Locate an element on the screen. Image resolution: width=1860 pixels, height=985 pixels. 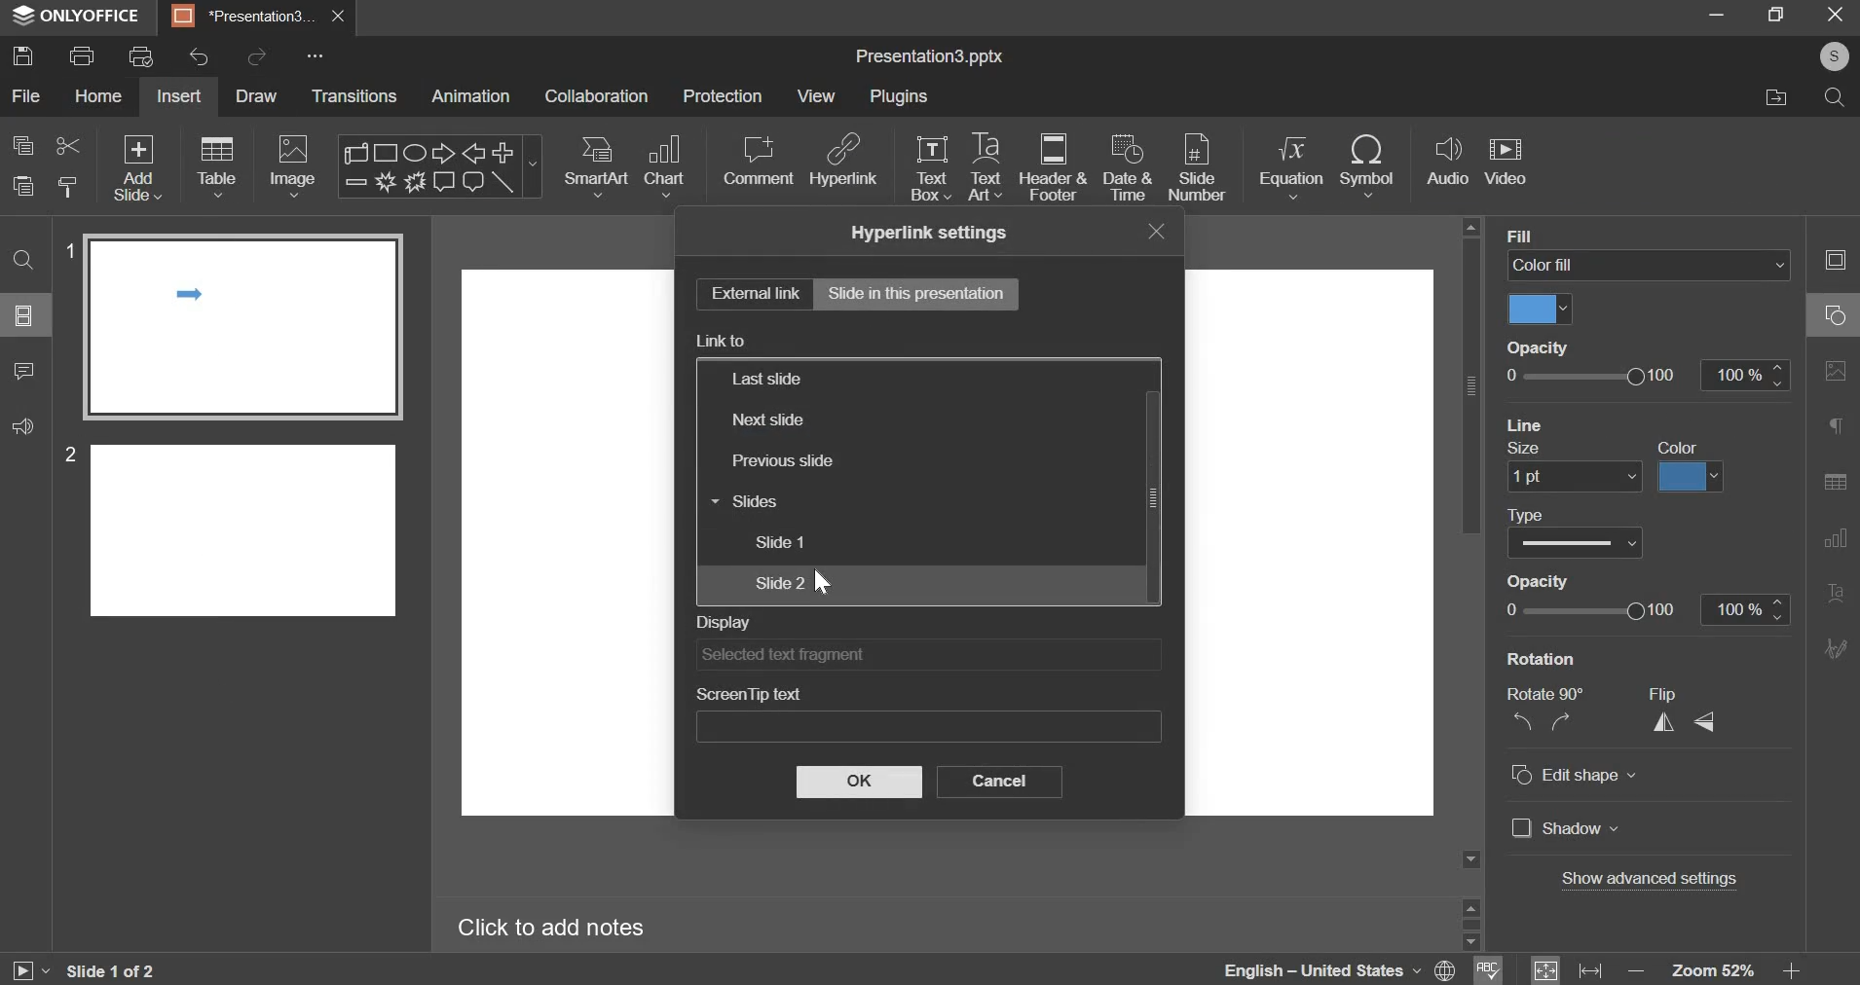
select fill color is located at coordinates (1541, 310).